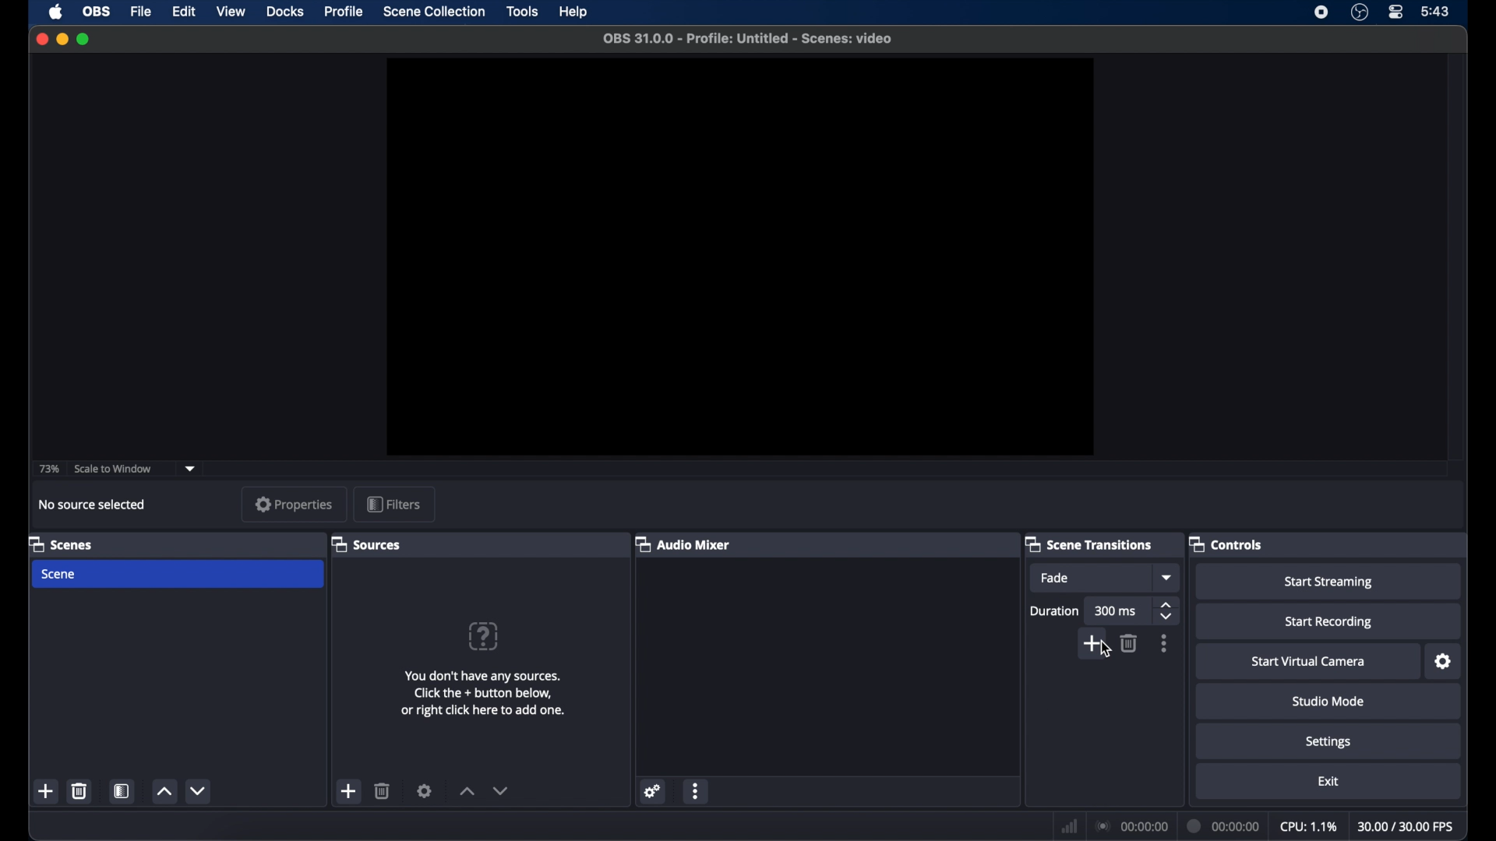 The height and width of the screenshot is (841, 1496). What do you see at coordinates (184, 12) in the screenshot?
I see `edit` at bounding box center [184, 12].